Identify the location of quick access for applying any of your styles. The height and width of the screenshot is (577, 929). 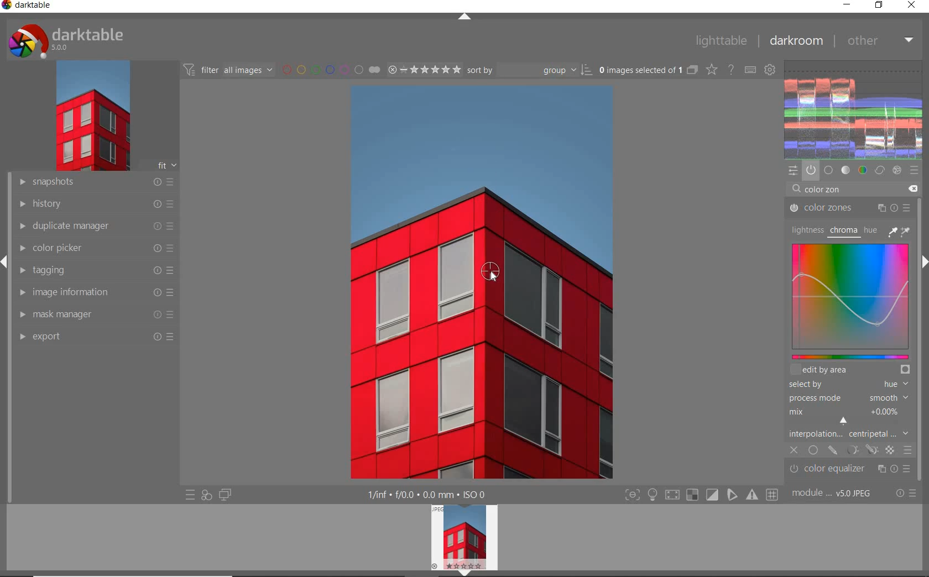
(207, 495).